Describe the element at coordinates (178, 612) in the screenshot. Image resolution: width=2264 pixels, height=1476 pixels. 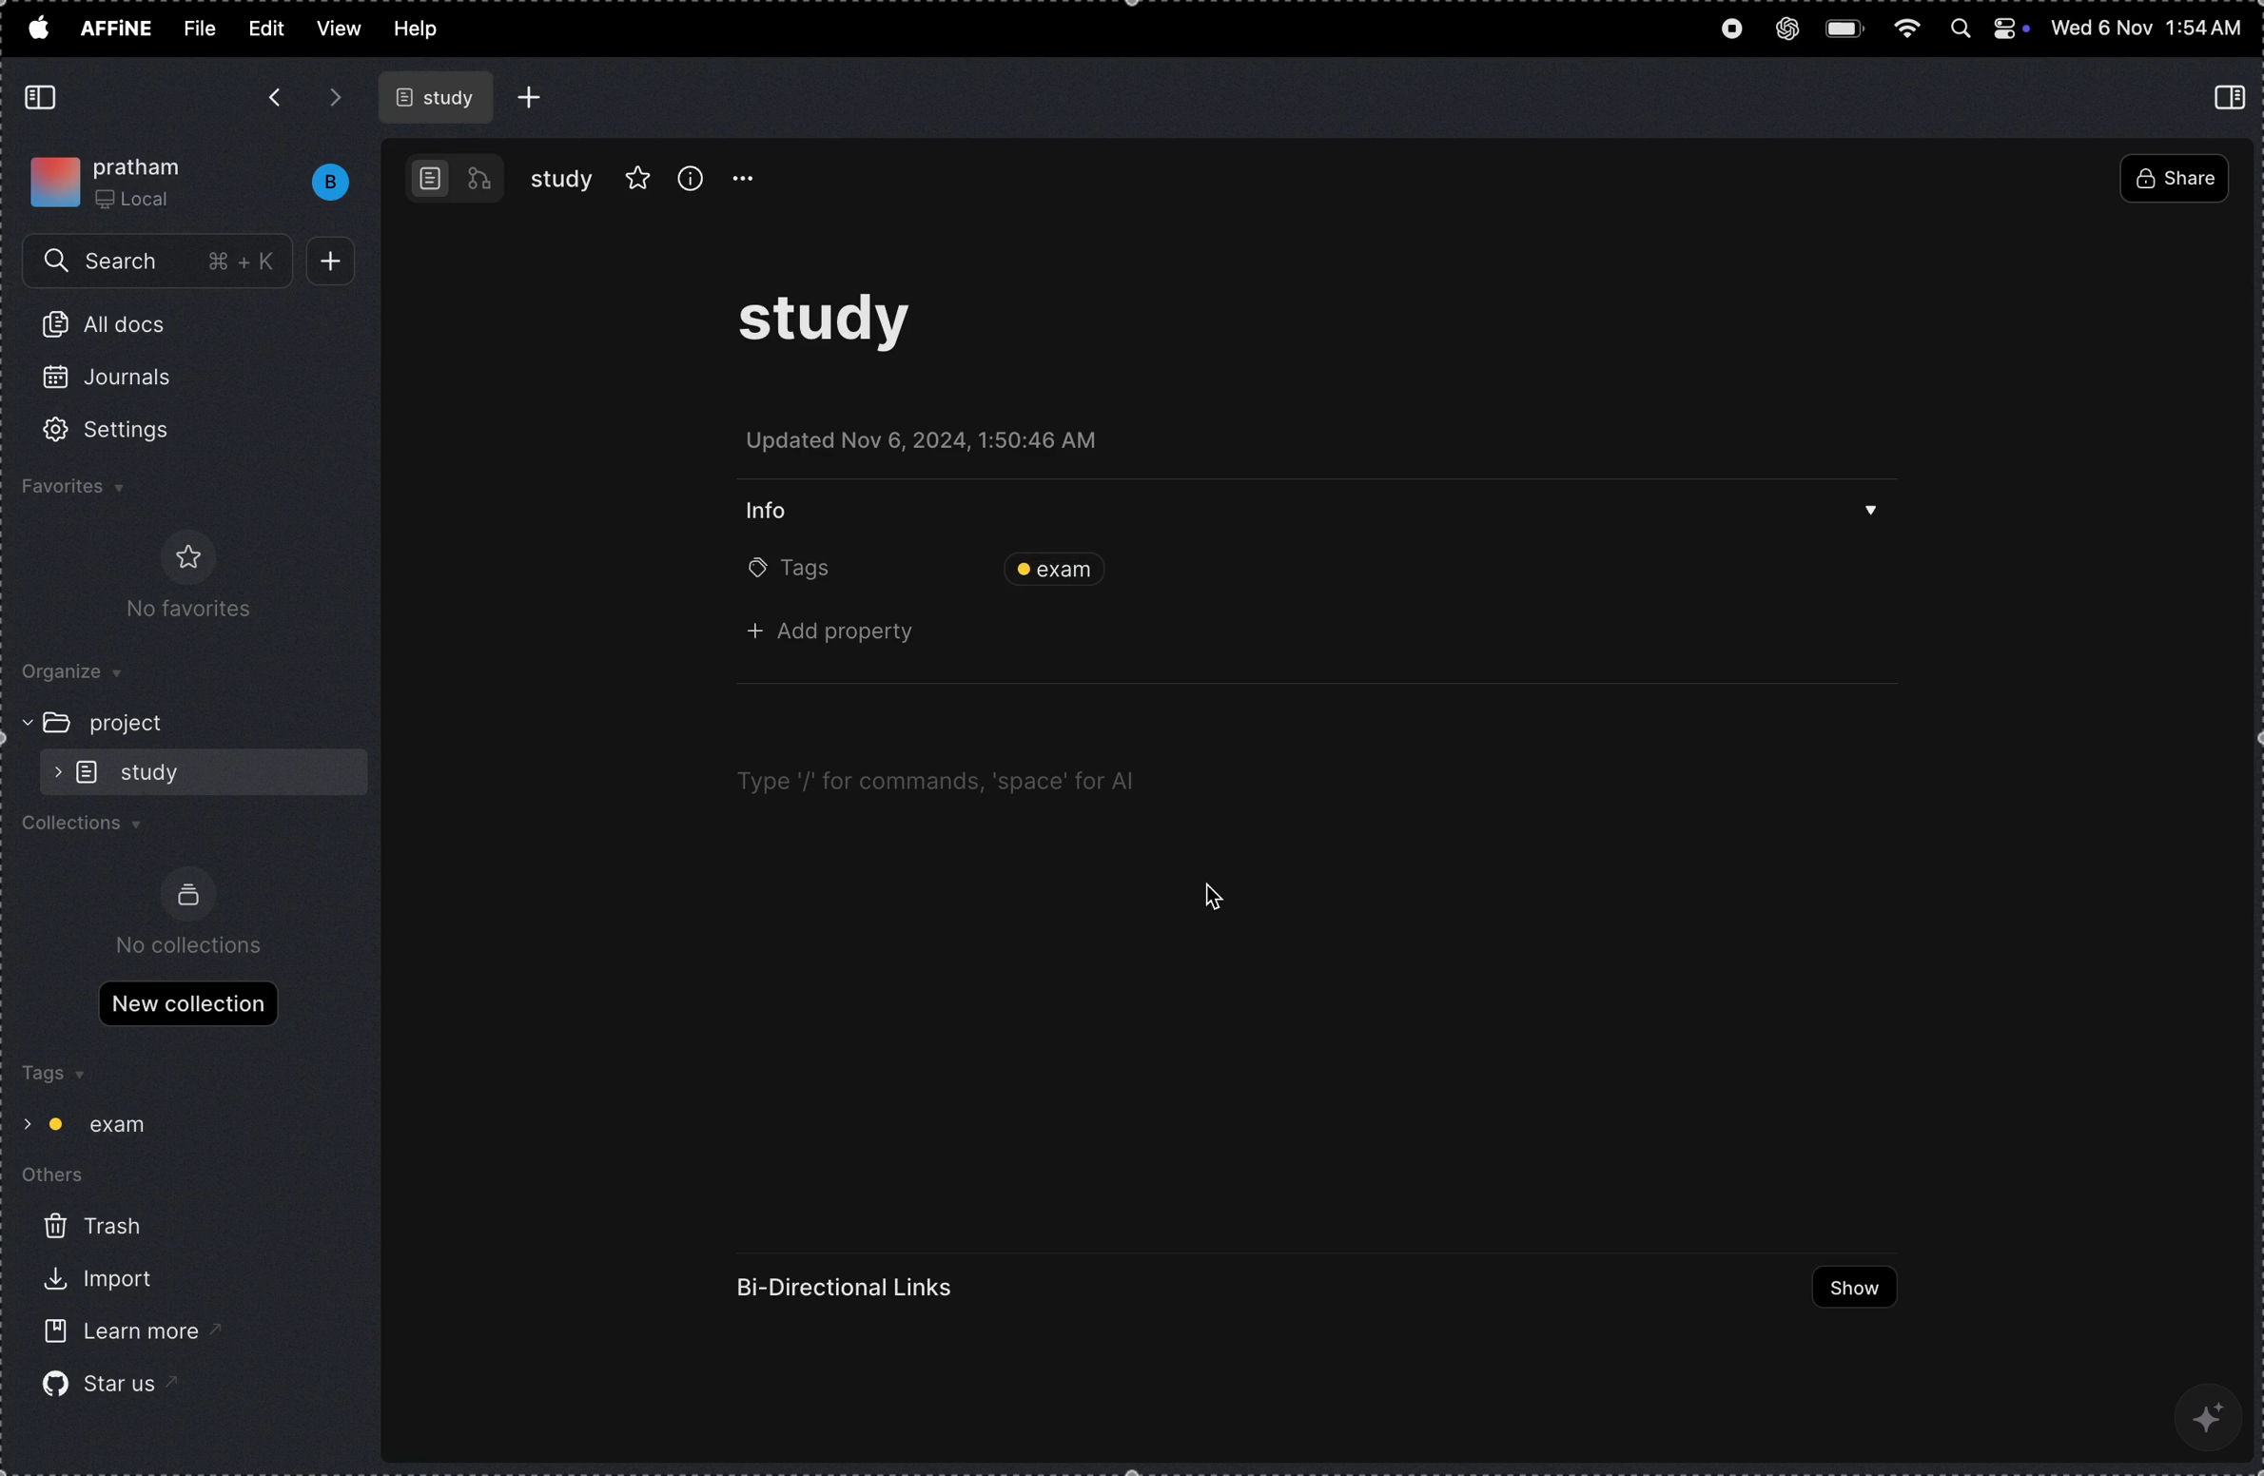
I see `No favorites` at that location.